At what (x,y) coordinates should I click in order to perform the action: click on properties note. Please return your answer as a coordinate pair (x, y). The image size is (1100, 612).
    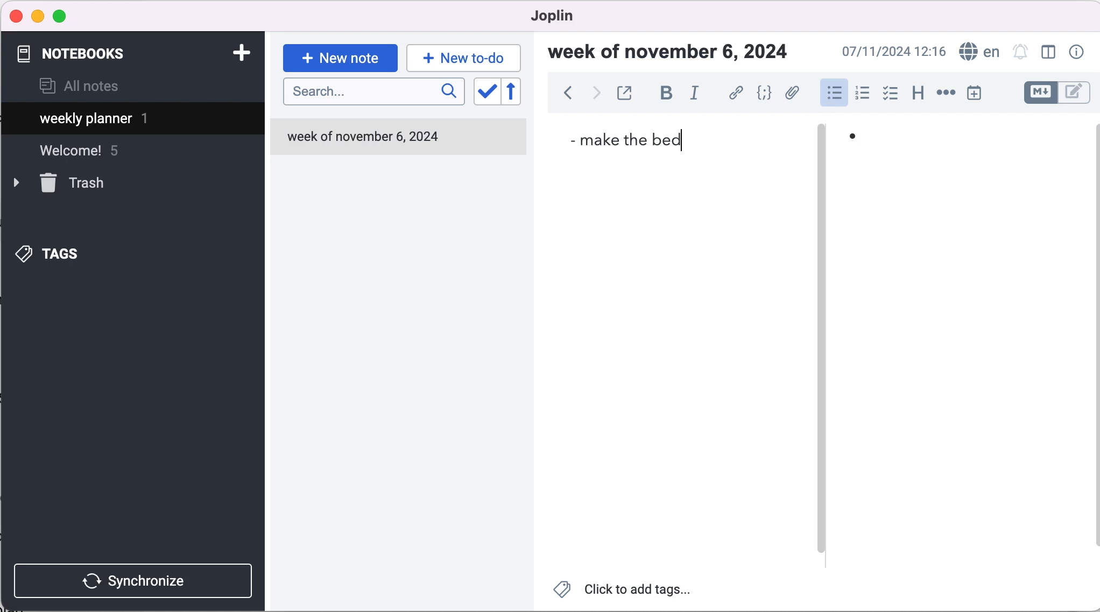
    Looking at the image, I should click on (1078, 52).